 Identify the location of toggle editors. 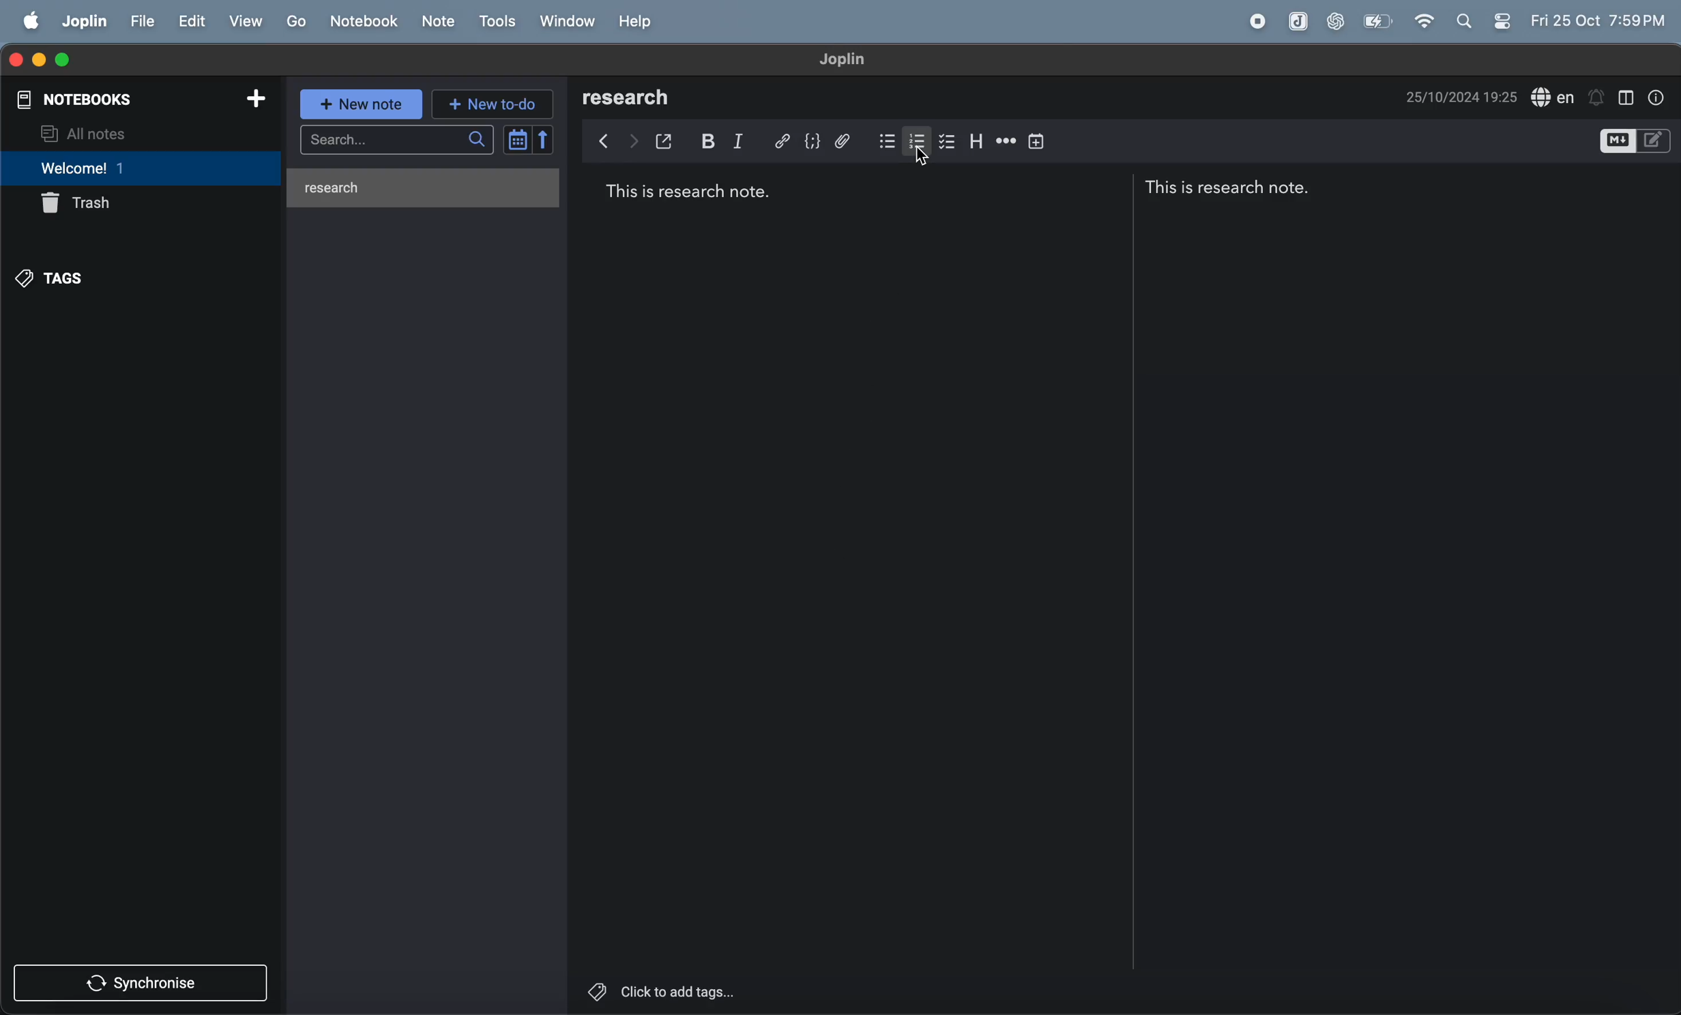
(1631, 140).